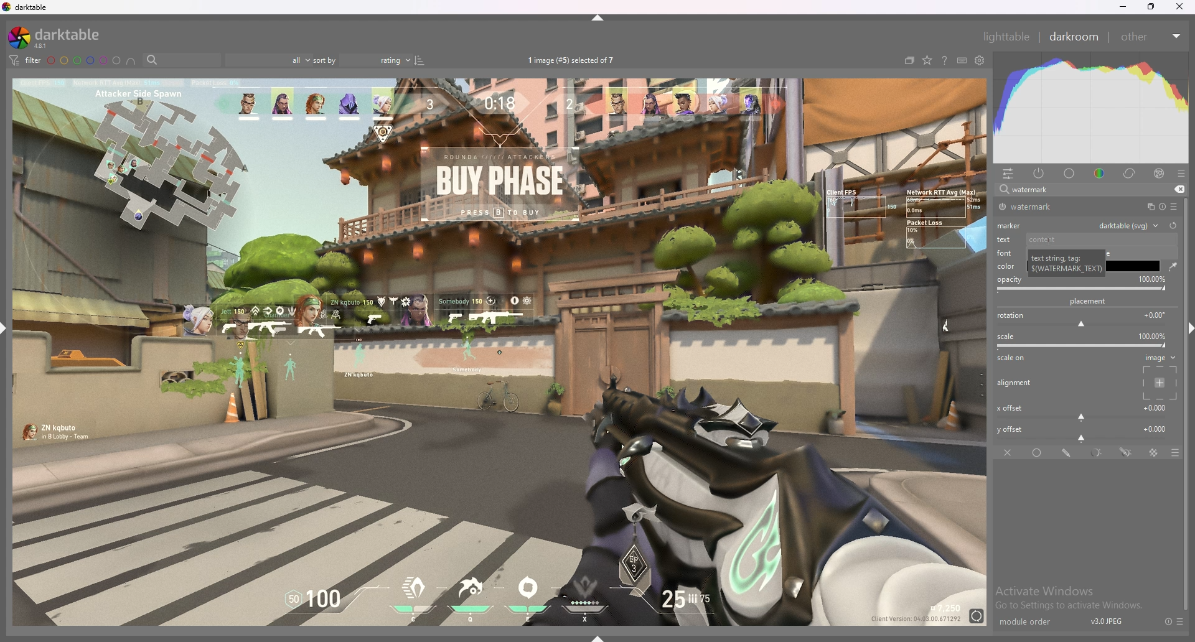 This screenshot has width=1195, height=642. What do you see at coordinates (1183, 9) in the screenshot?
I see `Close` at bounding box center [1183, 9].